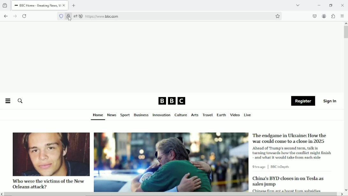  Describe the element at coordinates (272, 167) in the screenshot. I see `9 hrs ago | BBC in Depth` at that location.